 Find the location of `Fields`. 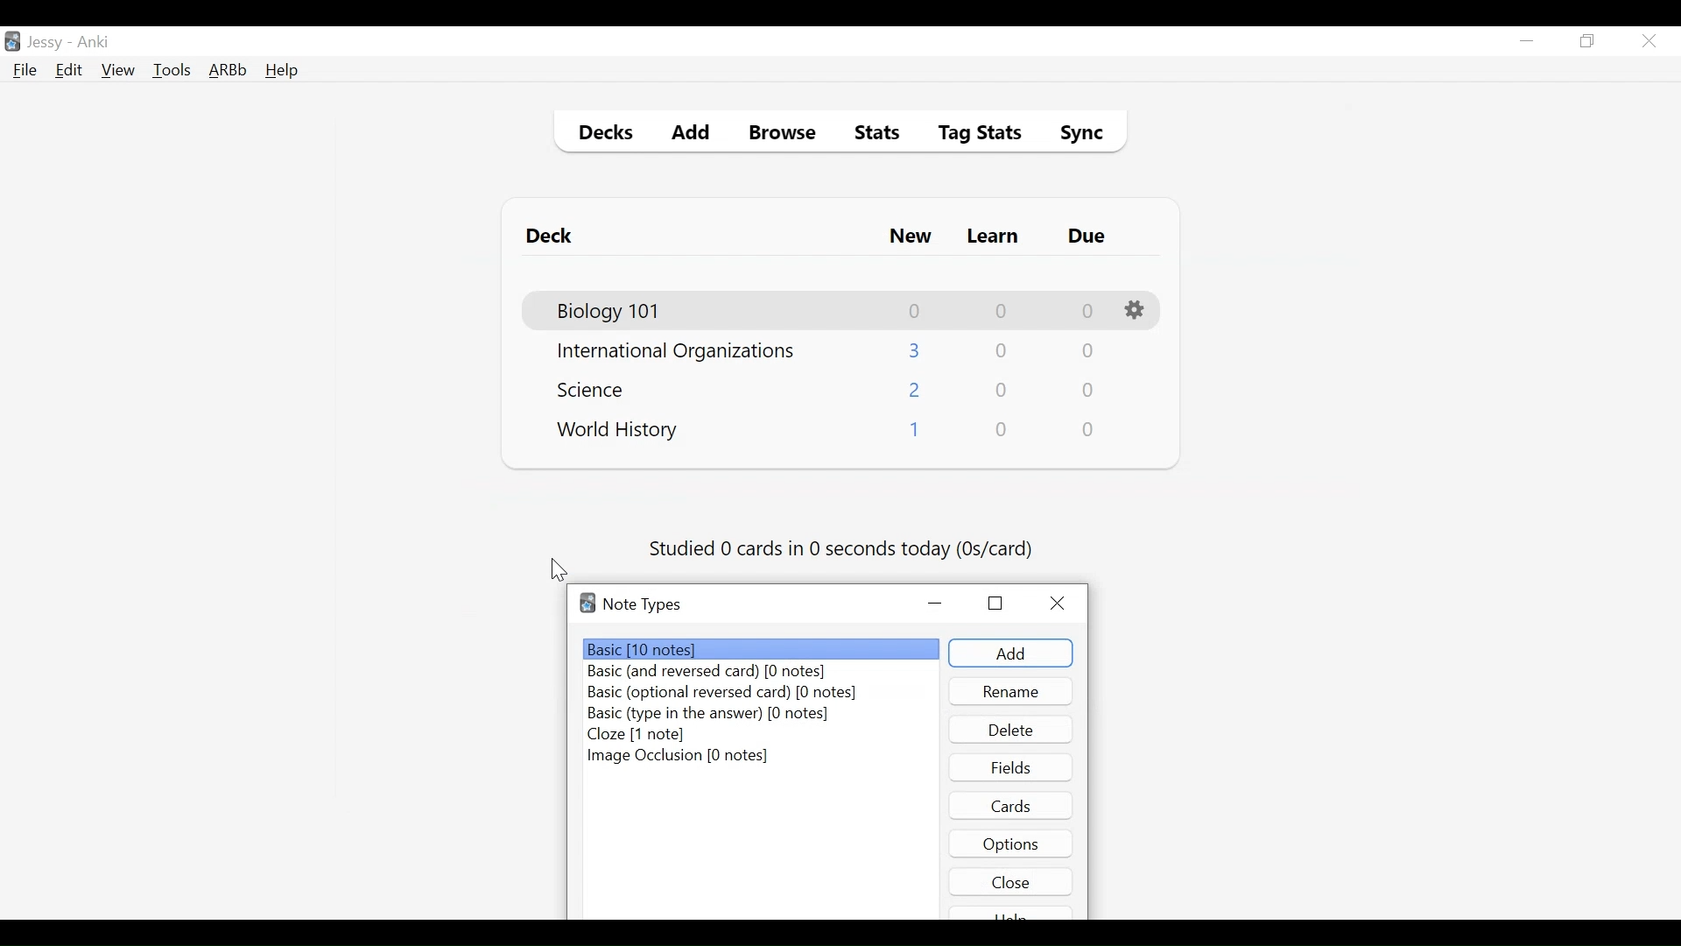

Fields is located at coordinates (1011, 766).